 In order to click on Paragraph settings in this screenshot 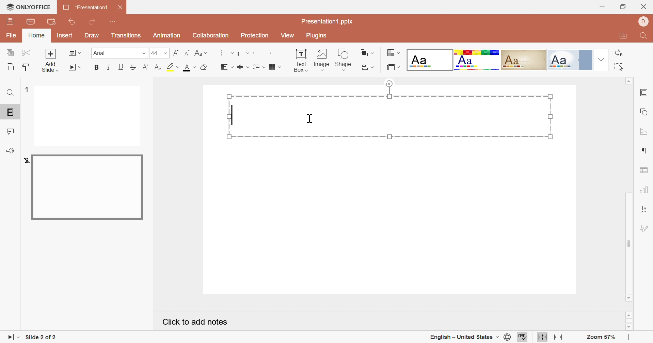, I will do `click(645, 150)`.